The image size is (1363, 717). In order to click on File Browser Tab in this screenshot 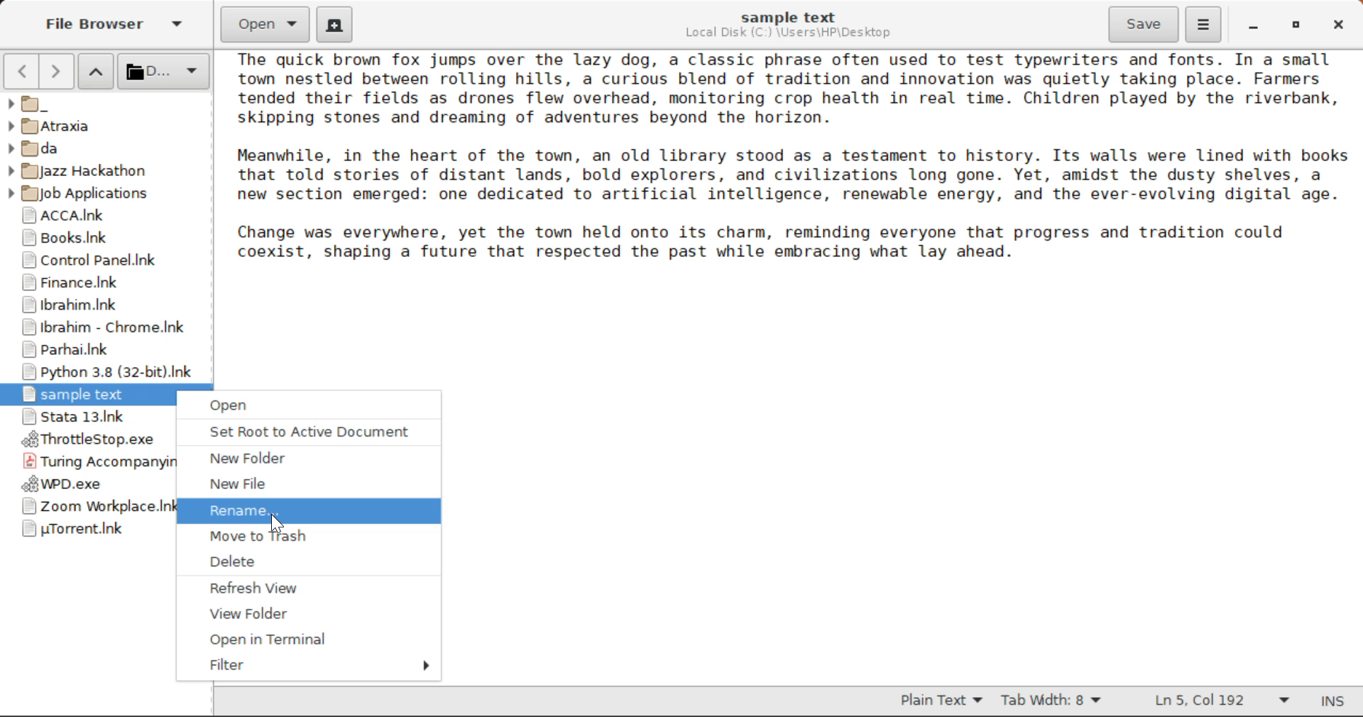, I will do `click(111, 26)`.